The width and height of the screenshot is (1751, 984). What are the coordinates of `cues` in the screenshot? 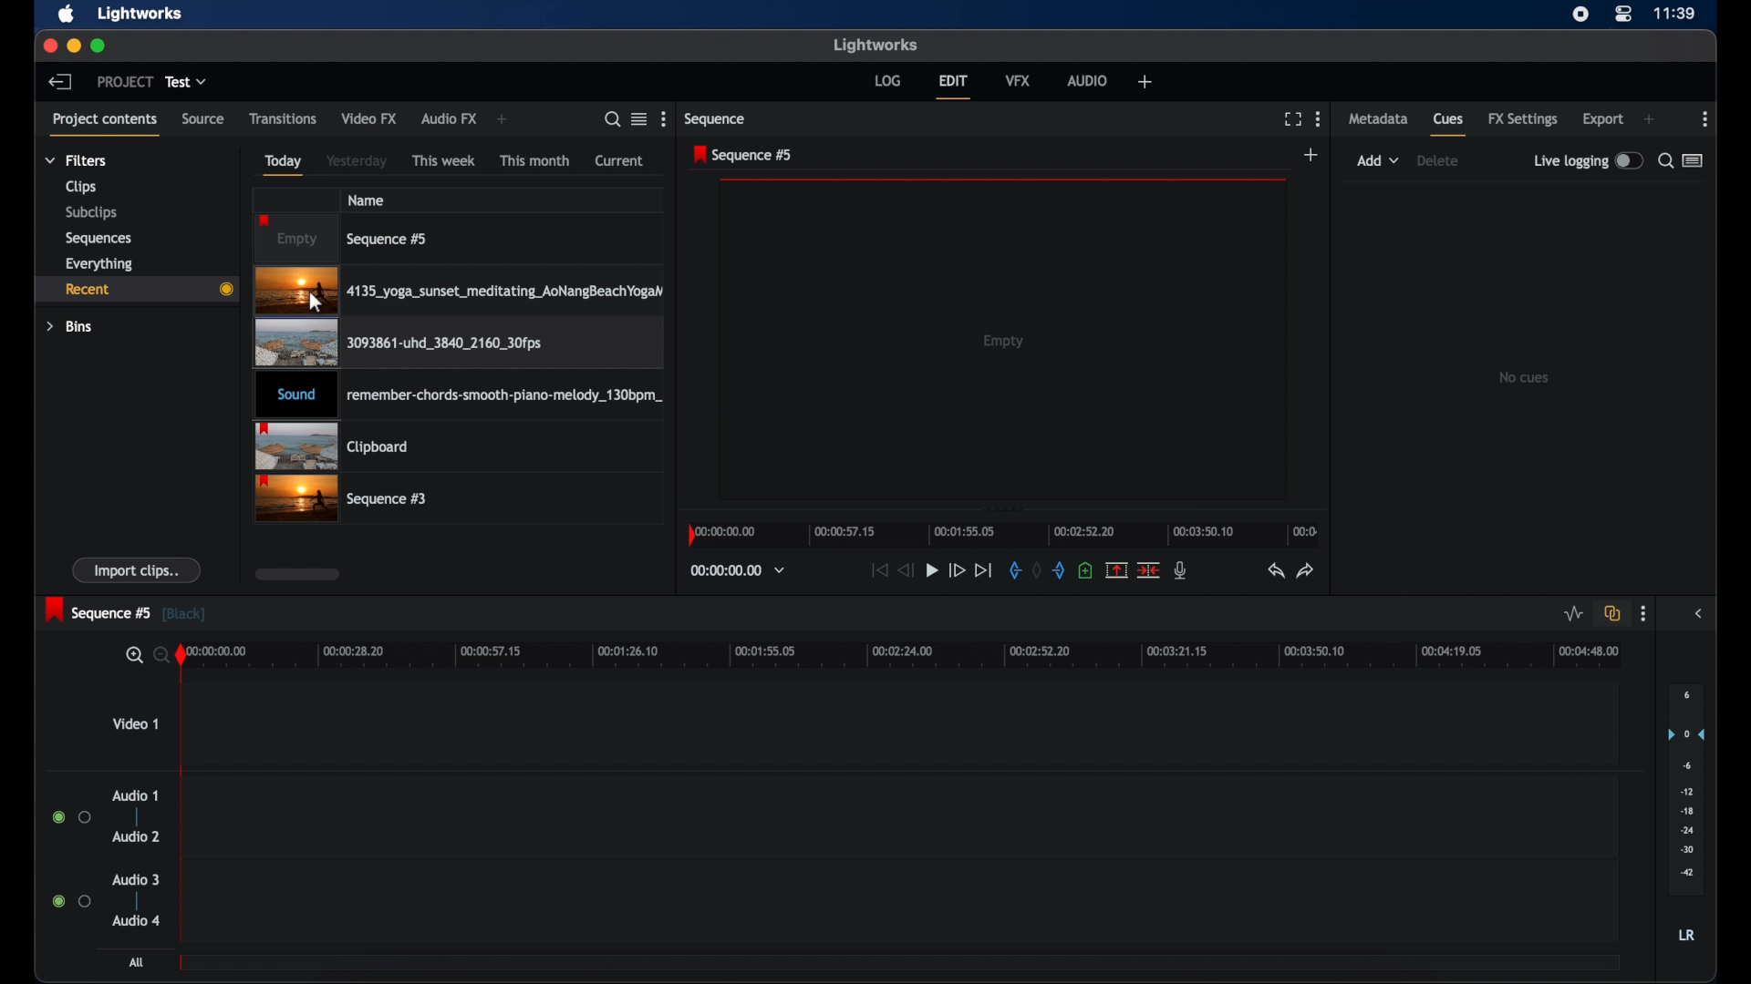 It's located at (1449, 125).